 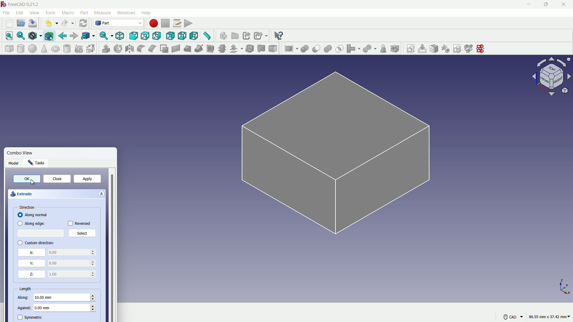 What do you see at coordinates (235, 36) in the screenshot?
I see `create group` at bounding box center [235, 36].